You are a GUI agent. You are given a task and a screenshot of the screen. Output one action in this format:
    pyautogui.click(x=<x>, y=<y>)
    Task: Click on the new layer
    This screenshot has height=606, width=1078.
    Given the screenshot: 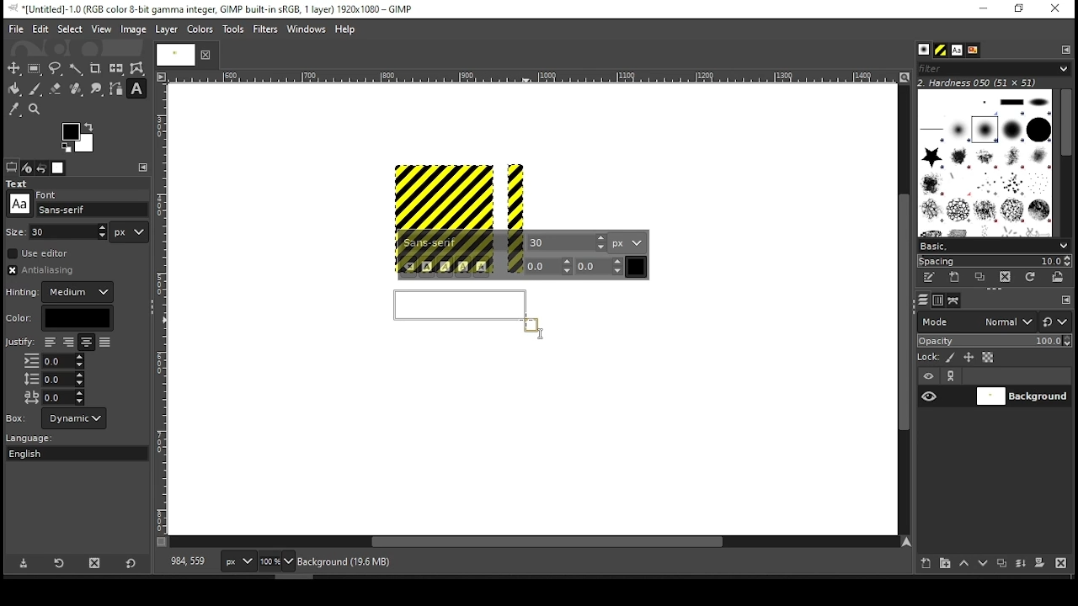 What is the action you would take?
    pyautogui.click(x=922, y=561)
    